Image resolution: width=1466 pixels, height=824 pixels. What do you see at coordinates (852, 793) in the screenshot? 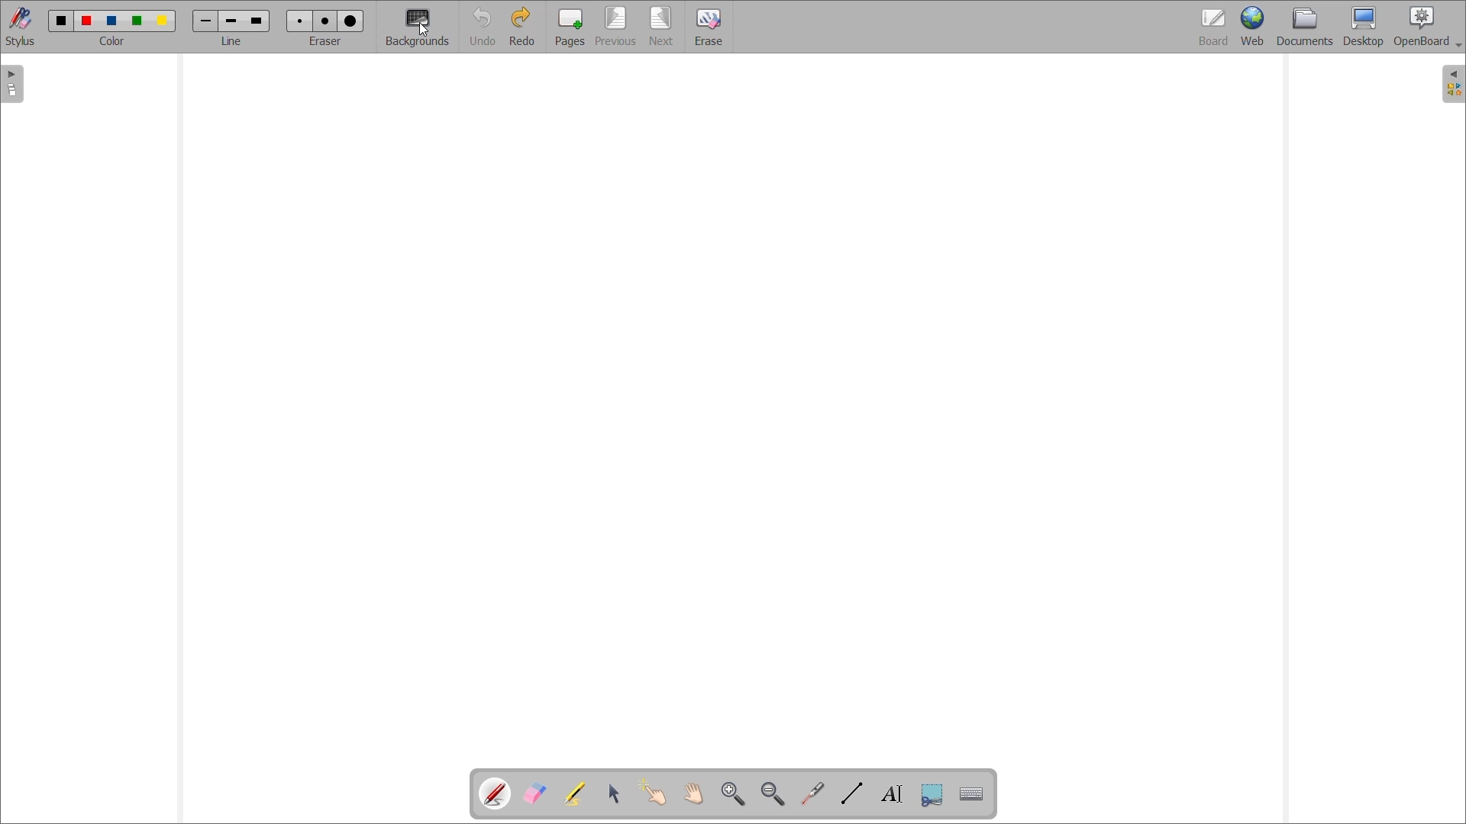
I see `Draw lines` at bounding box center [852, 793].